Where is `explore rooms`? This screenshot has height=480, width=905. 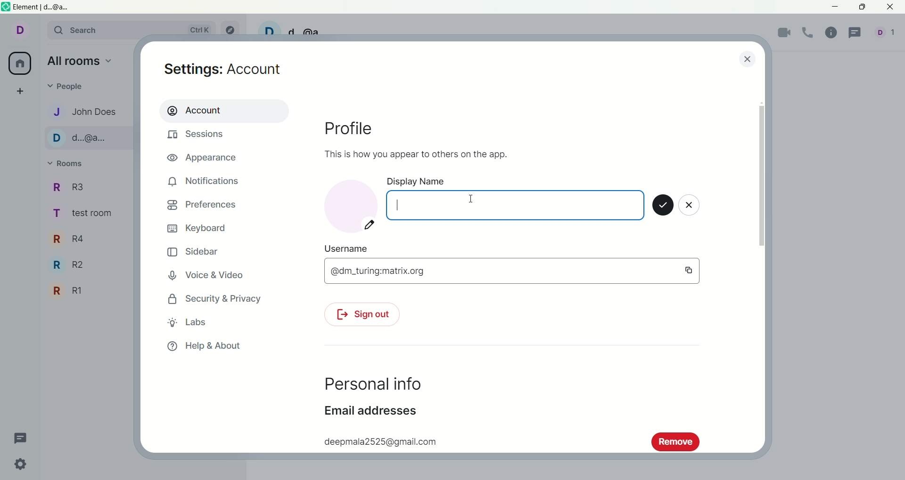
explore rooms is located at coordinates (233, 30).